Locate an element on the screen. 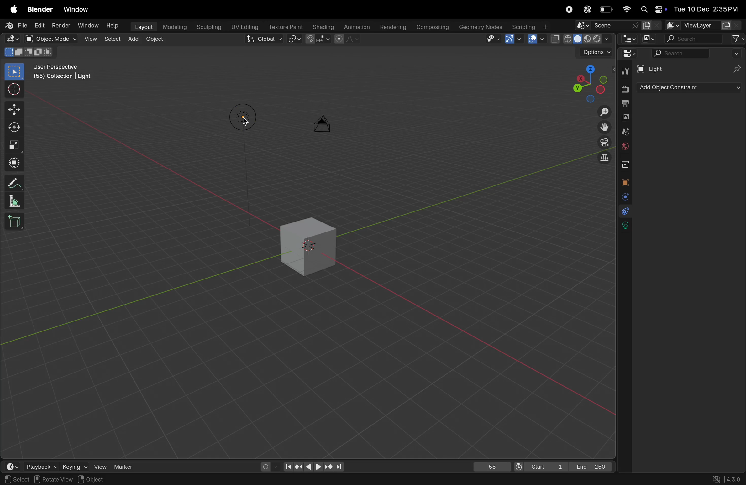 The width and height of the screenshot is (746, 485). time is located at coordinates (15, 466).